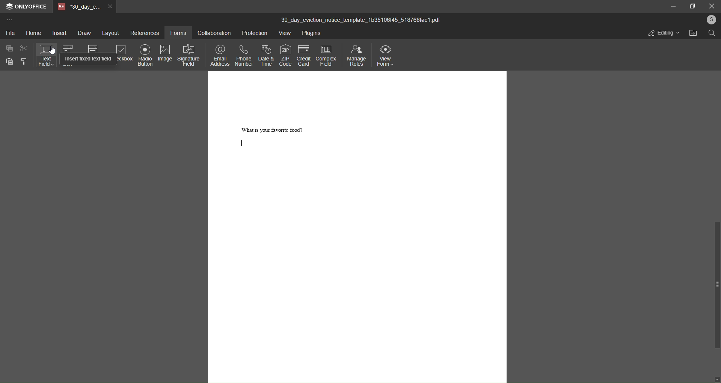 The height and width of the screenshot is (383, 721). Describe the element at coordinates (24, 49) in the screenshot. I see `cut` at that location.